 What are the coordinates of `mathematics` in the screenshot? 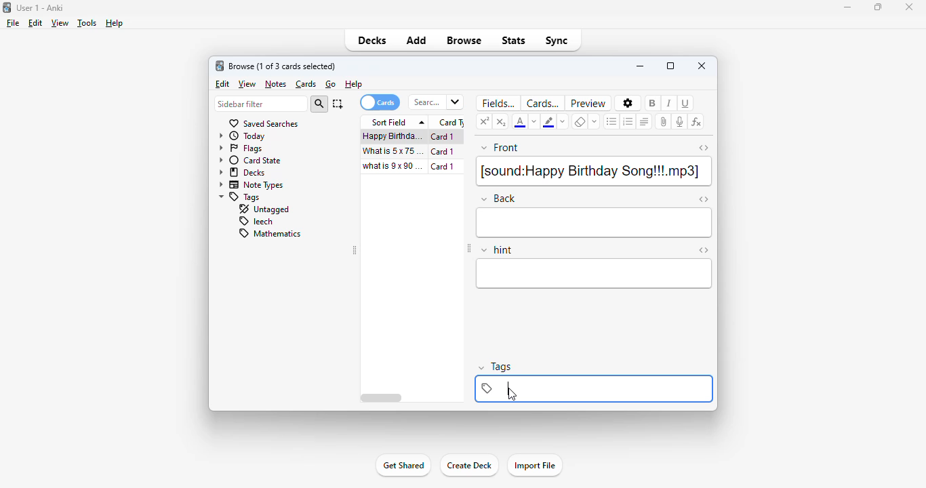 It's located at (268, 233).